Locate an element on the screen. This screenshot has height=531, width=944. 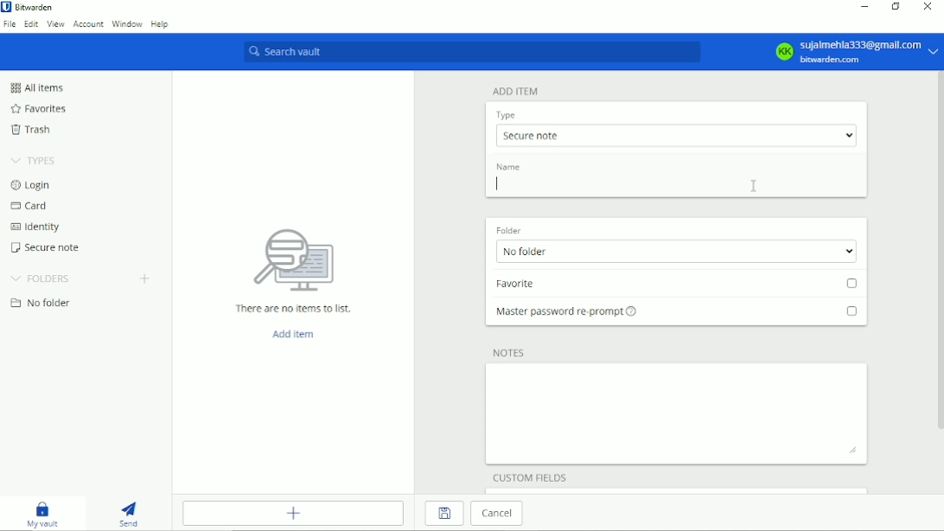
Create folder is located at coordinates (144, 278).